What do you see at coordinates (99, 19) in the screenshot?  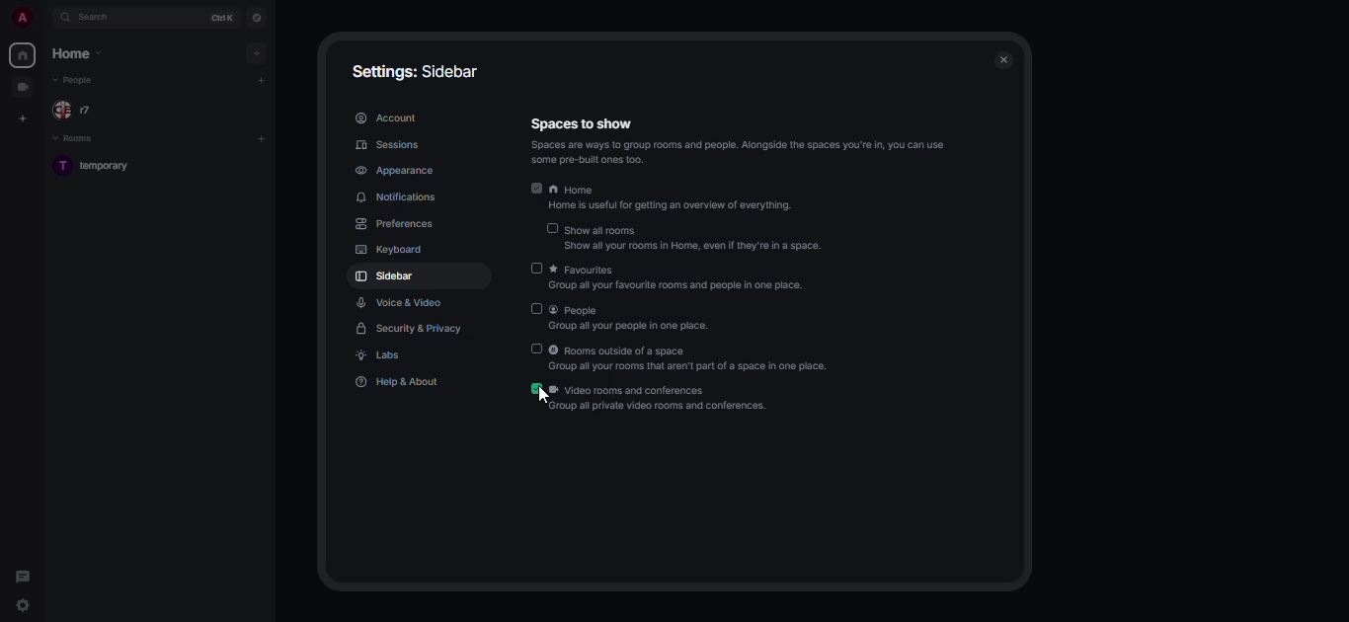 I see `search` at bounding box center [99, 19].